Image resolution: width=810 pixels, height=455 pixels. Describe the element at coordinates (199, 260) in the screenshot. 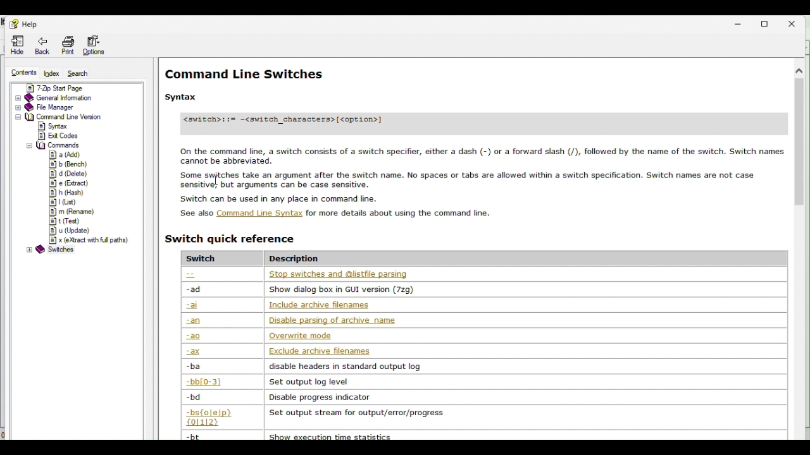

I see `switch` at that location.